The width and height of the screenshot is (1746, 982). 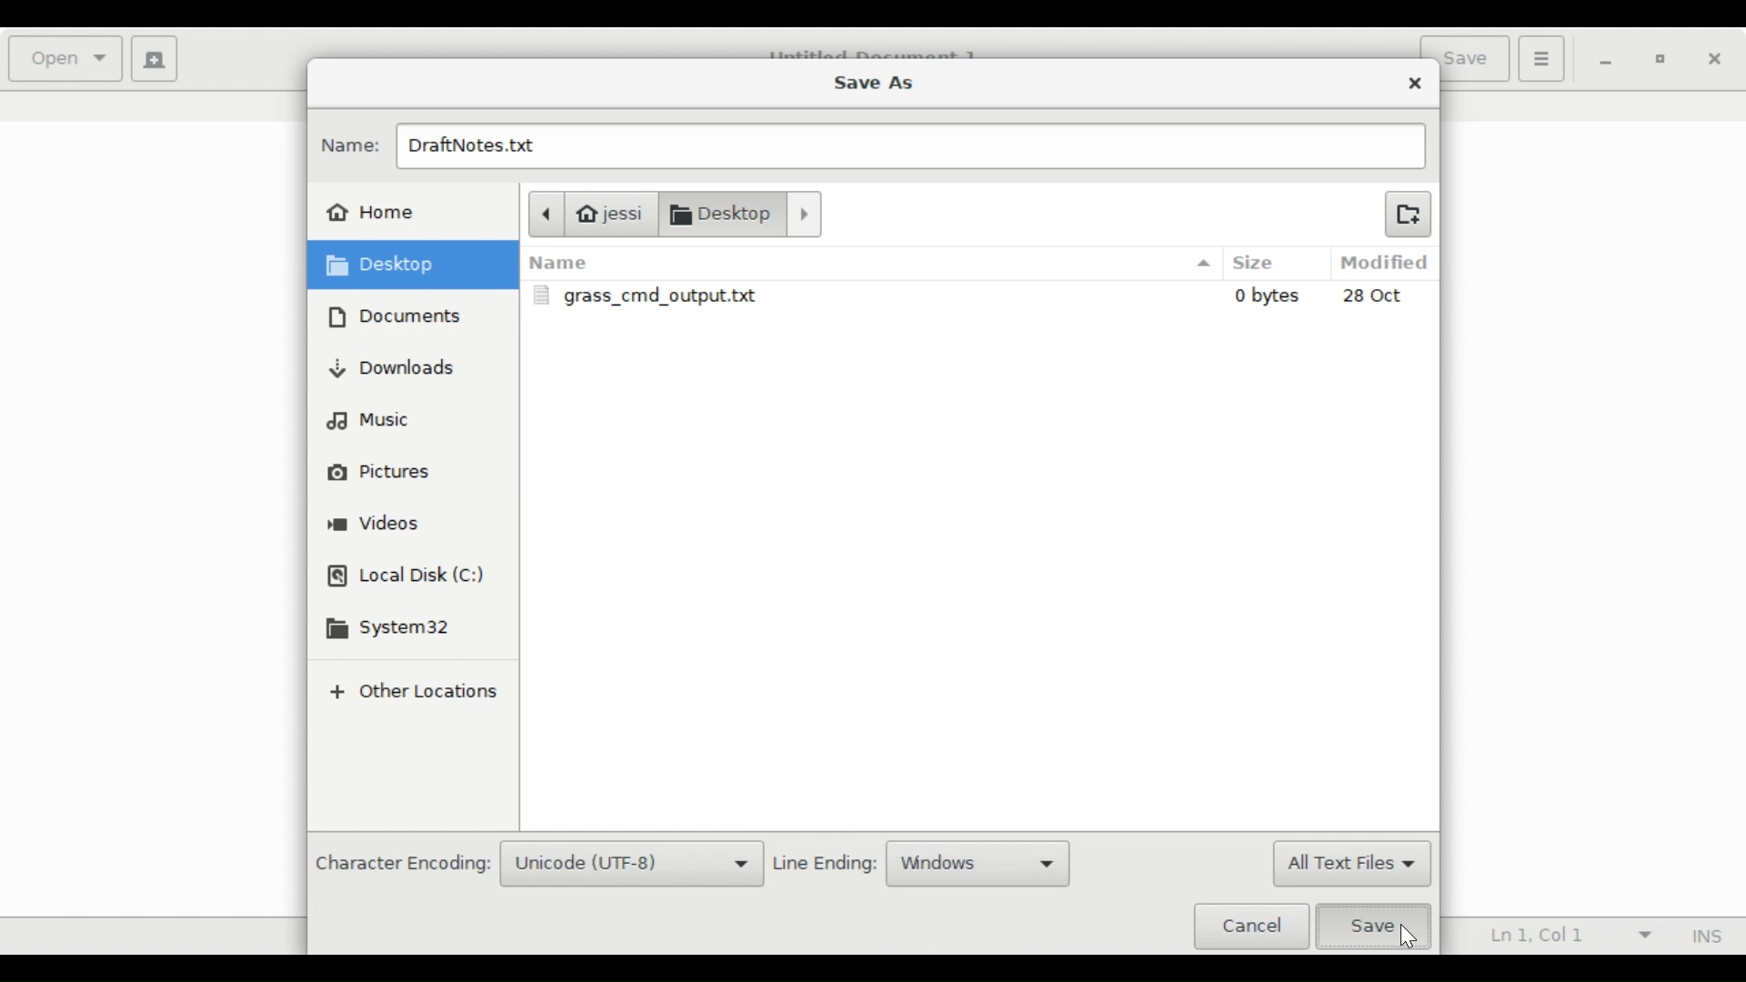 I want to click on grass_cmd_output.txt, so click(x=981, y=296).